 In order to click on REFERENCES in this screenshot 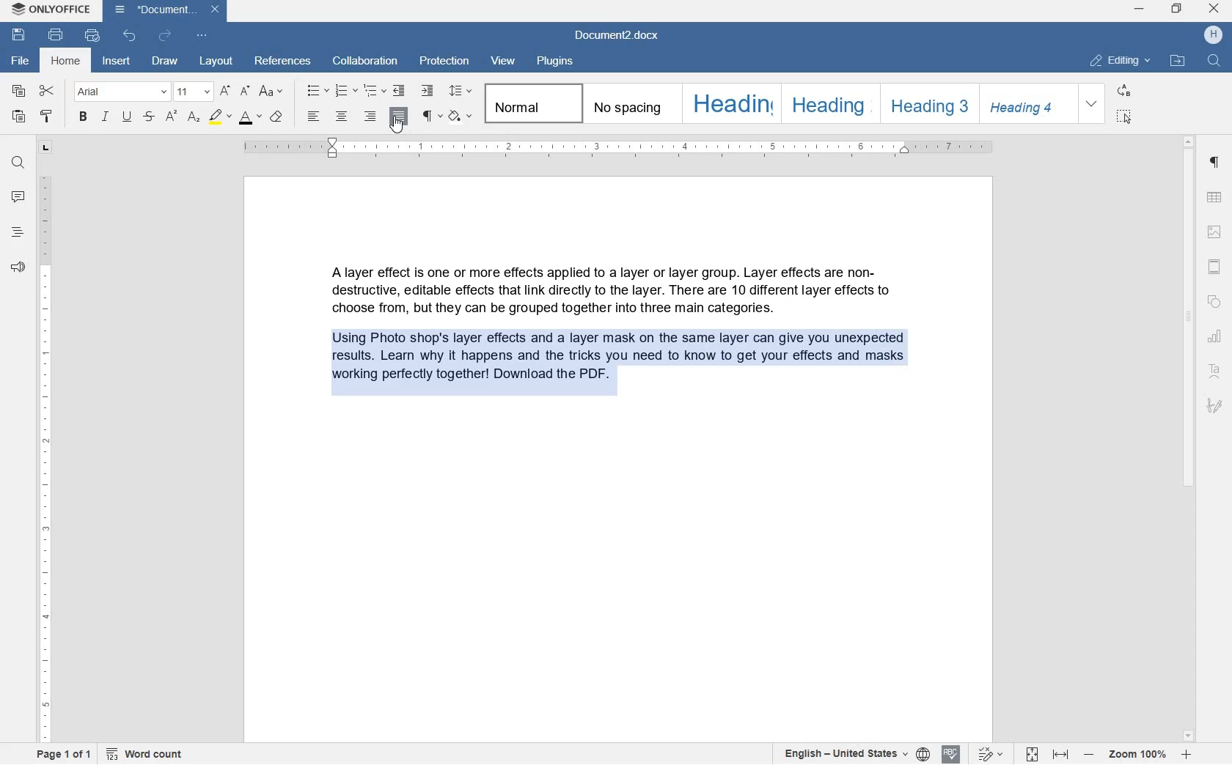, I will do `click(284, 62)`.